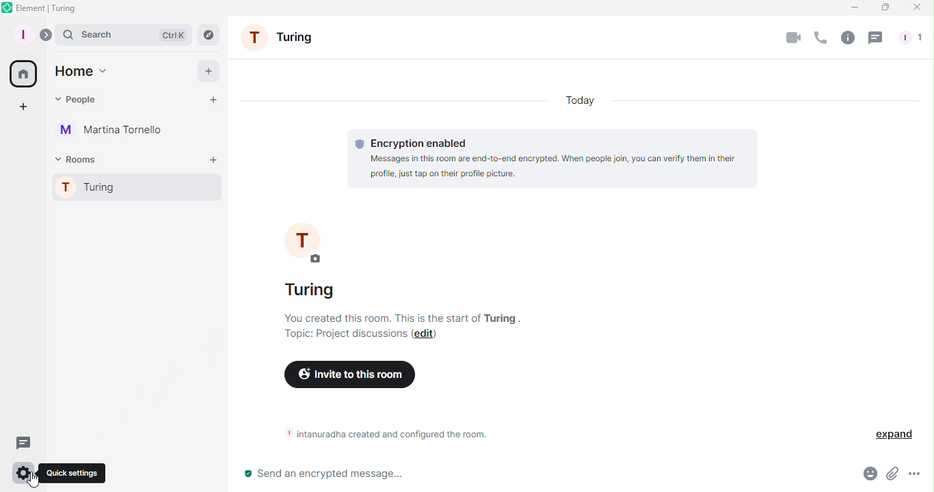 Image resolution: width=934 pixels, height=492 pixels. I want to click on turing, so click(312, 290).